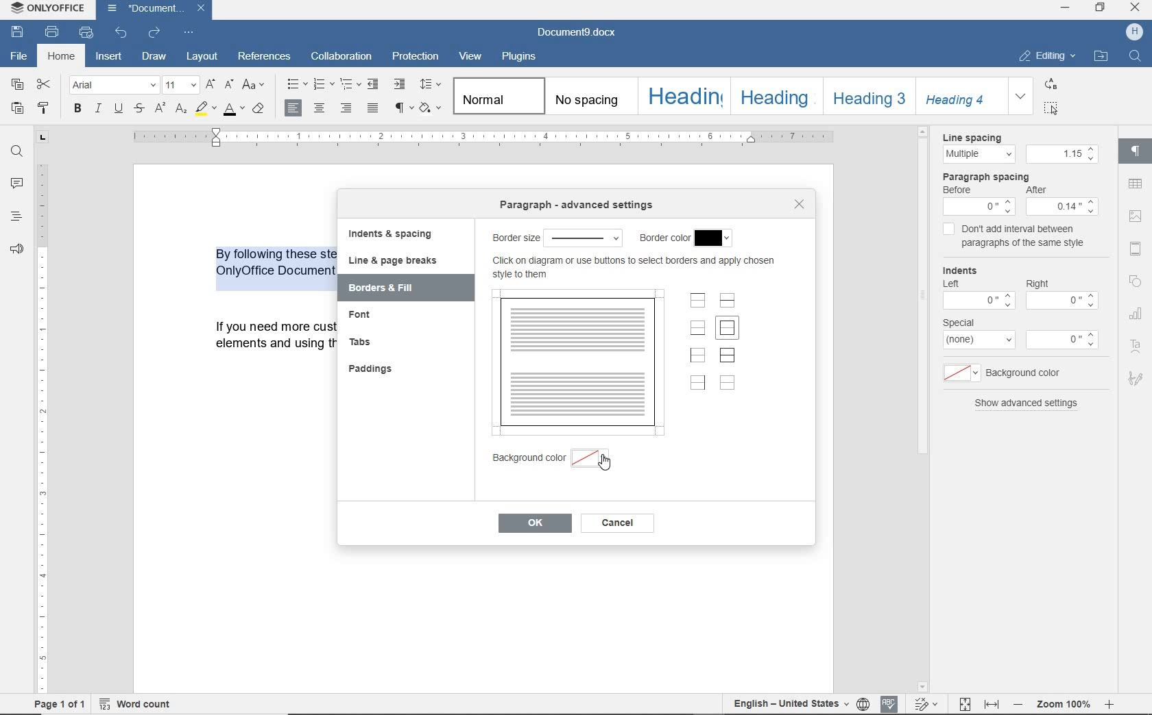  I want to click on cursor, so click(618, 466).